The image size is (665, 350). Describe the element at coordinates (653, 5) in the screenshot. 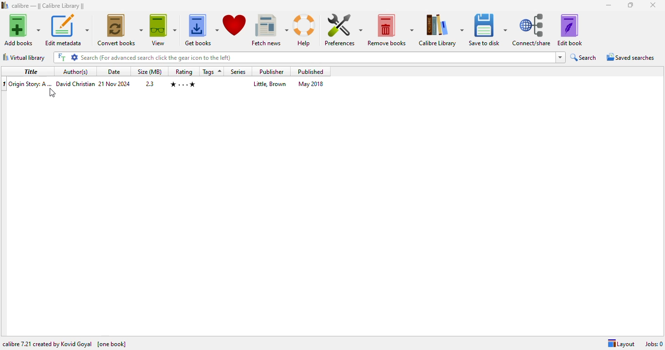

I see `close` at that location.